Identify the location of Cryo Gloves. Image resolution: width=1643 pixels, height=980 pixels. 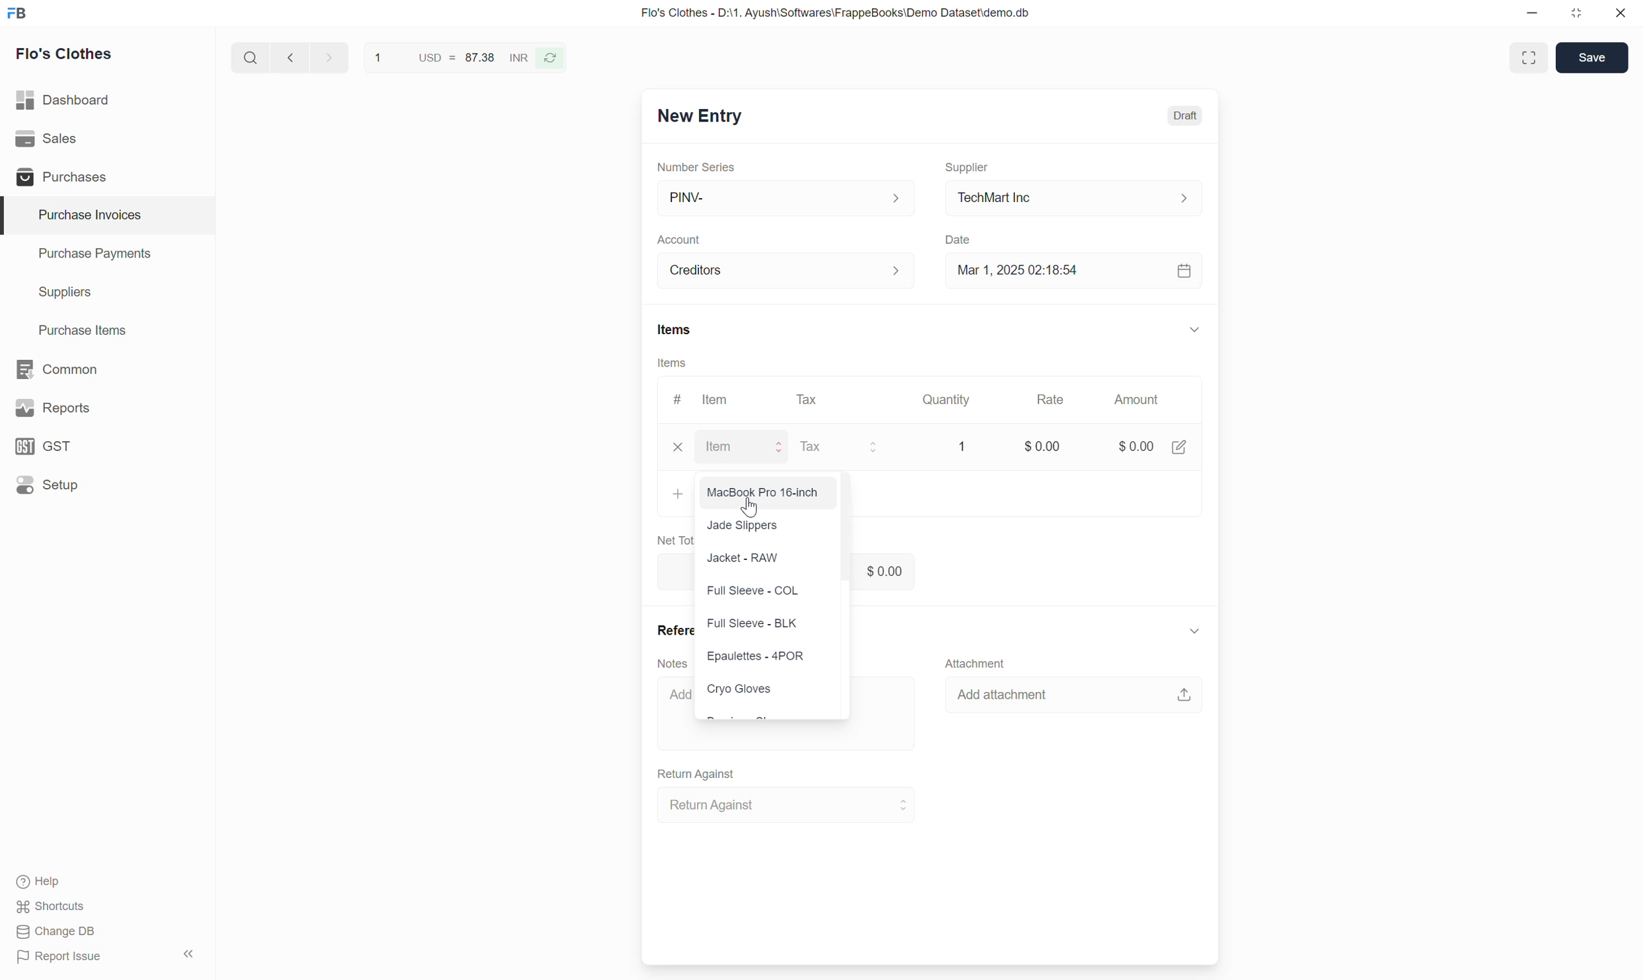
(741, 688).